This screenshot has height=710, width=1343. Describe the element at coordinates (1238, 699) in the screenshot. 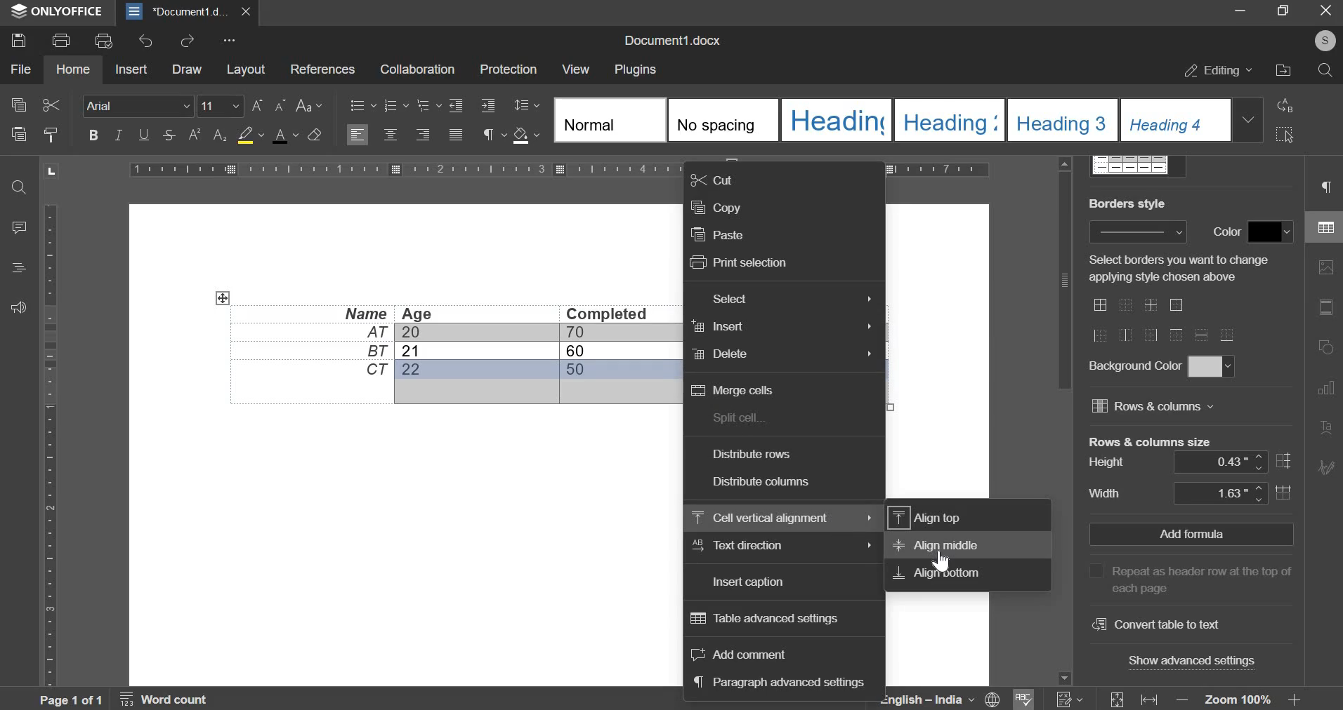

I see `zoom` at that location.